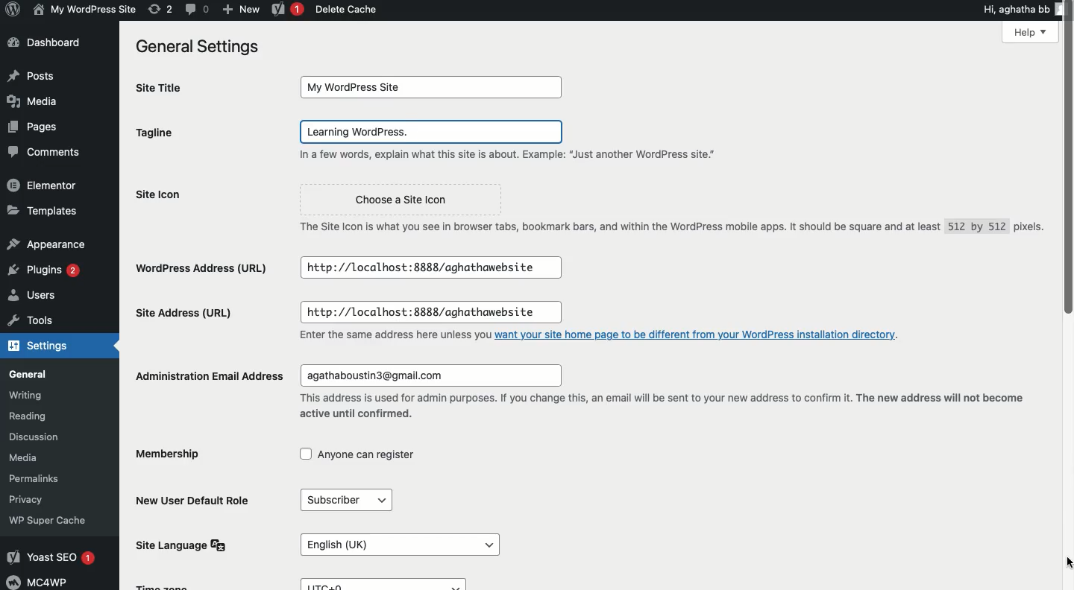 The image size is (1074, 590). Describe the element at coordinates (40, 153) in the screenshot. I see `Comment` at that location.